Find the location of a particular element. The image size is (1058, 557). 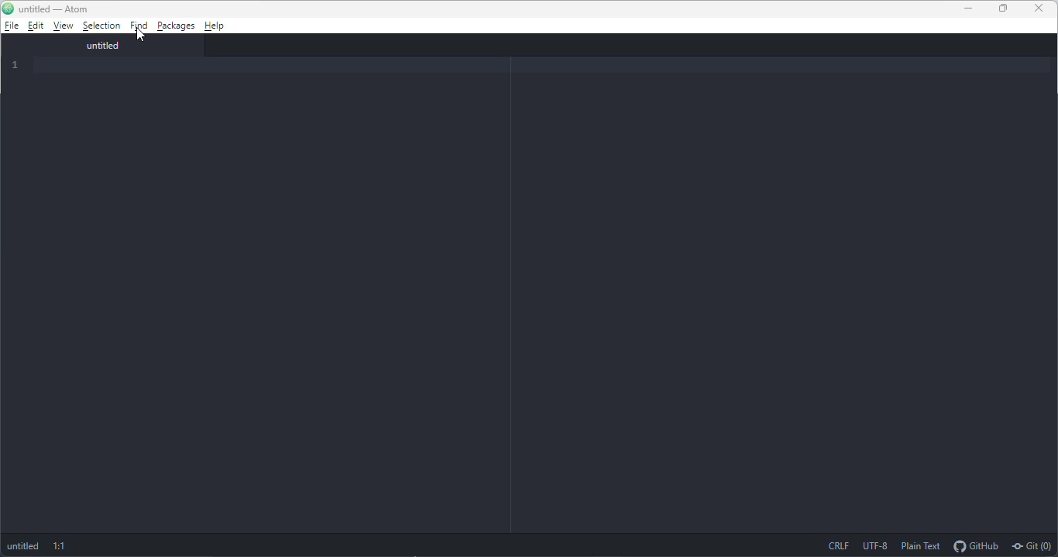

UTF-8 is located at coordinates (874, 545).